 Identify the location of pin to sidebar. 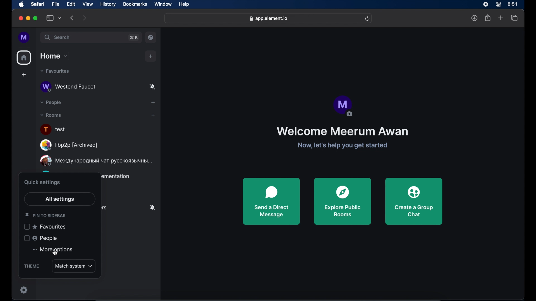
(45, 215).